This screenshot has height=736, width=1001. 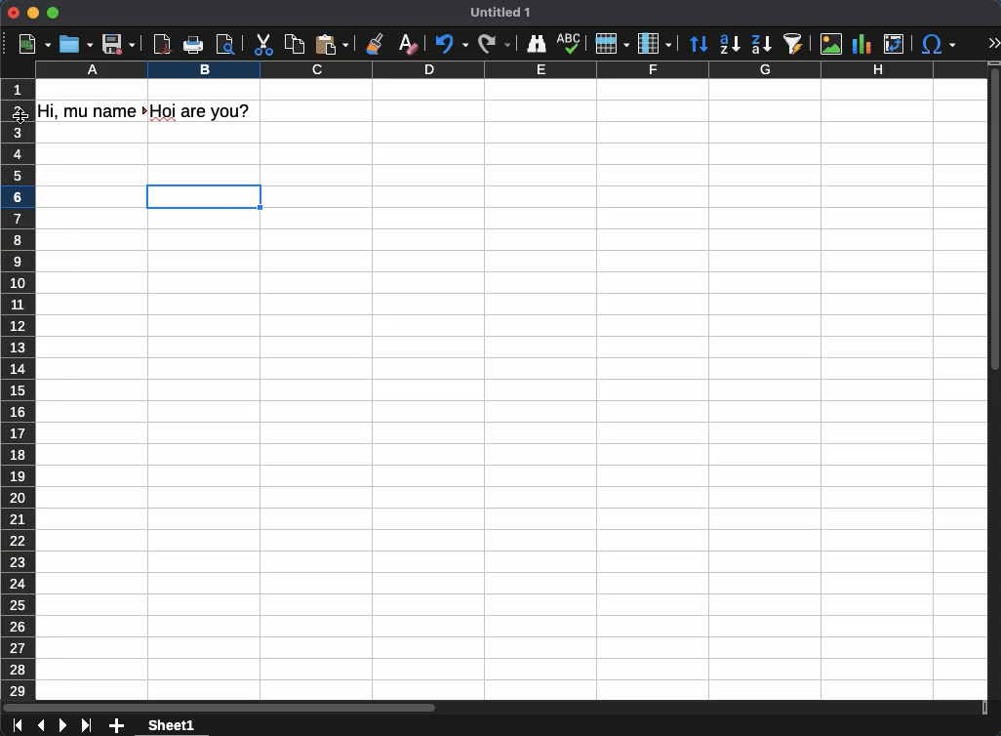 I want to click on last sheet, so click(x=89, y=726).